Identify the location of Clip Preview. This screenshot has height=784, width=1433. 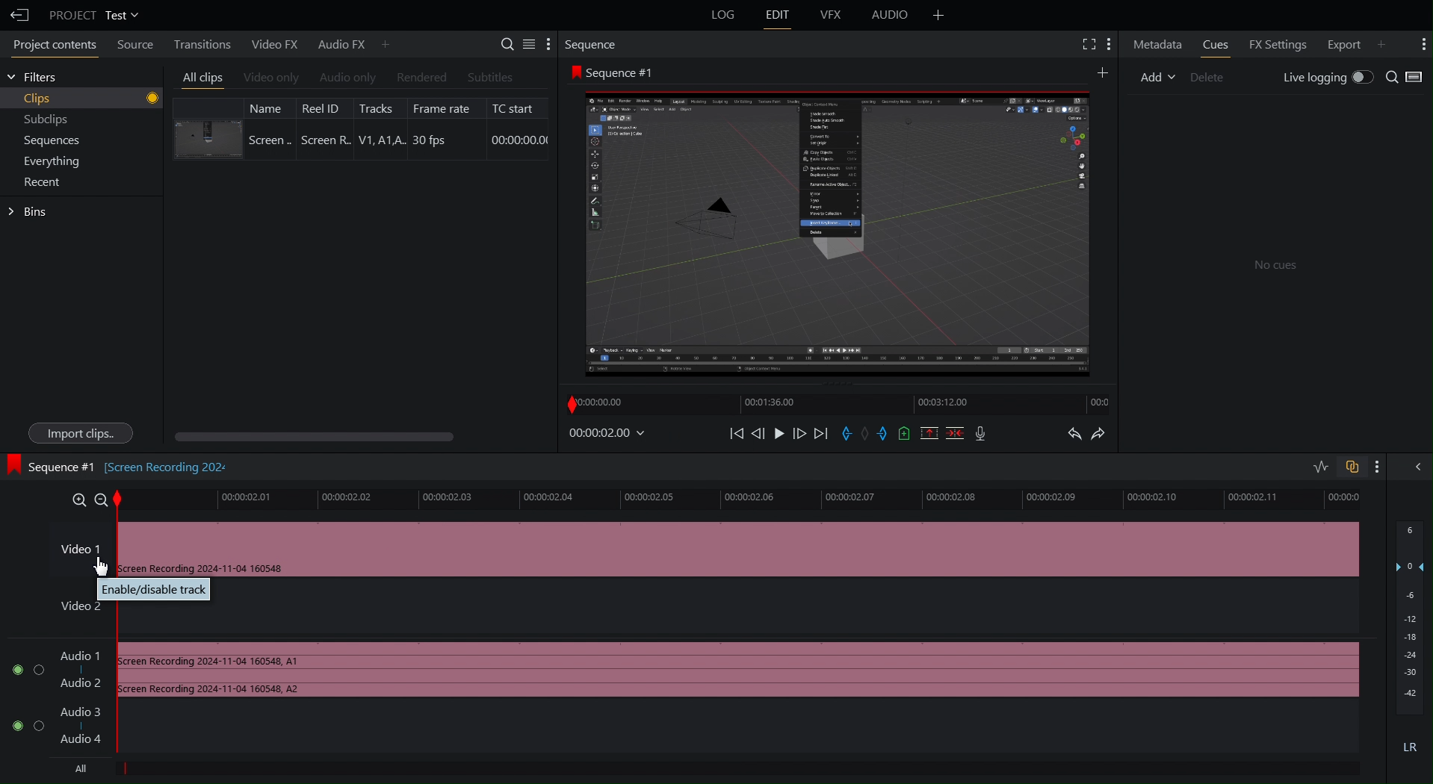
(840, 235).